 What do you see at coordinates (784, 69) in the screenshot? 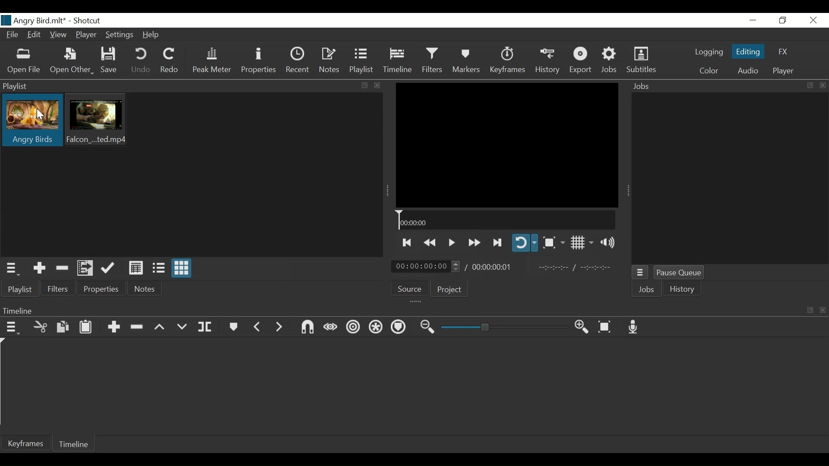
I see `Player` at bounding box center [784, 69].